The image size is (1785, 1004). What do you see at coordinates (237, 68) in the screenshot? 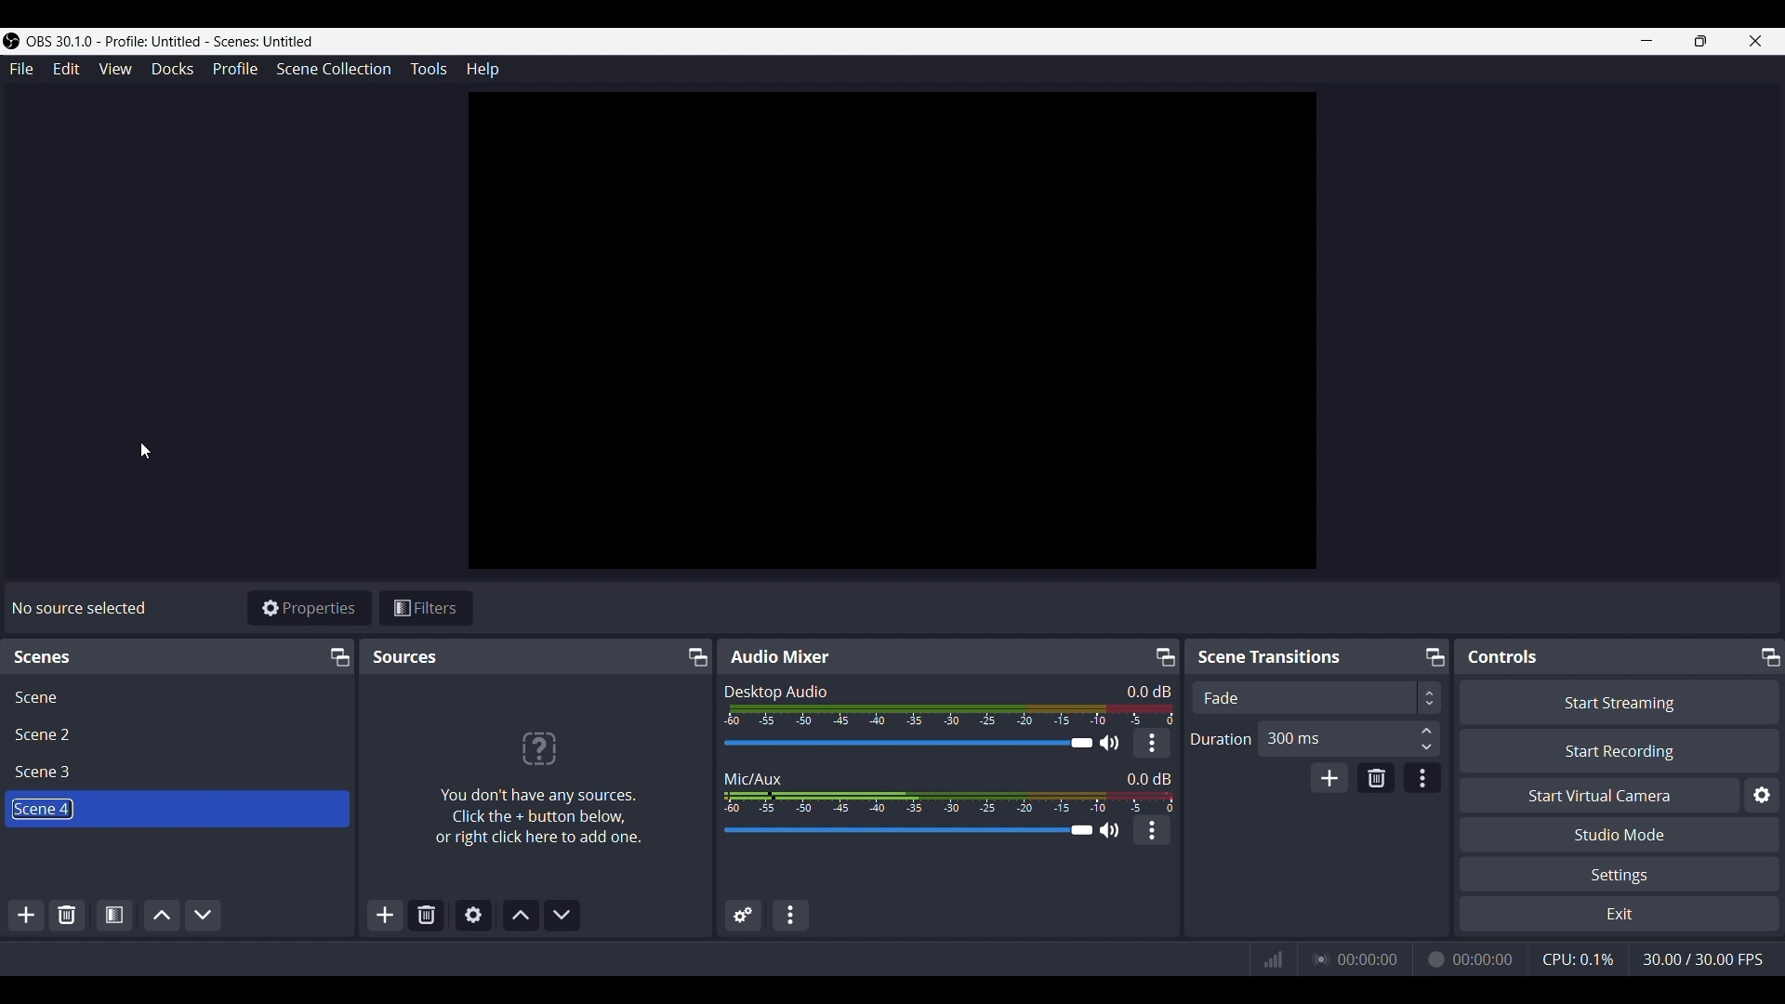
I see `Profile` at bounding box center [237, 68].